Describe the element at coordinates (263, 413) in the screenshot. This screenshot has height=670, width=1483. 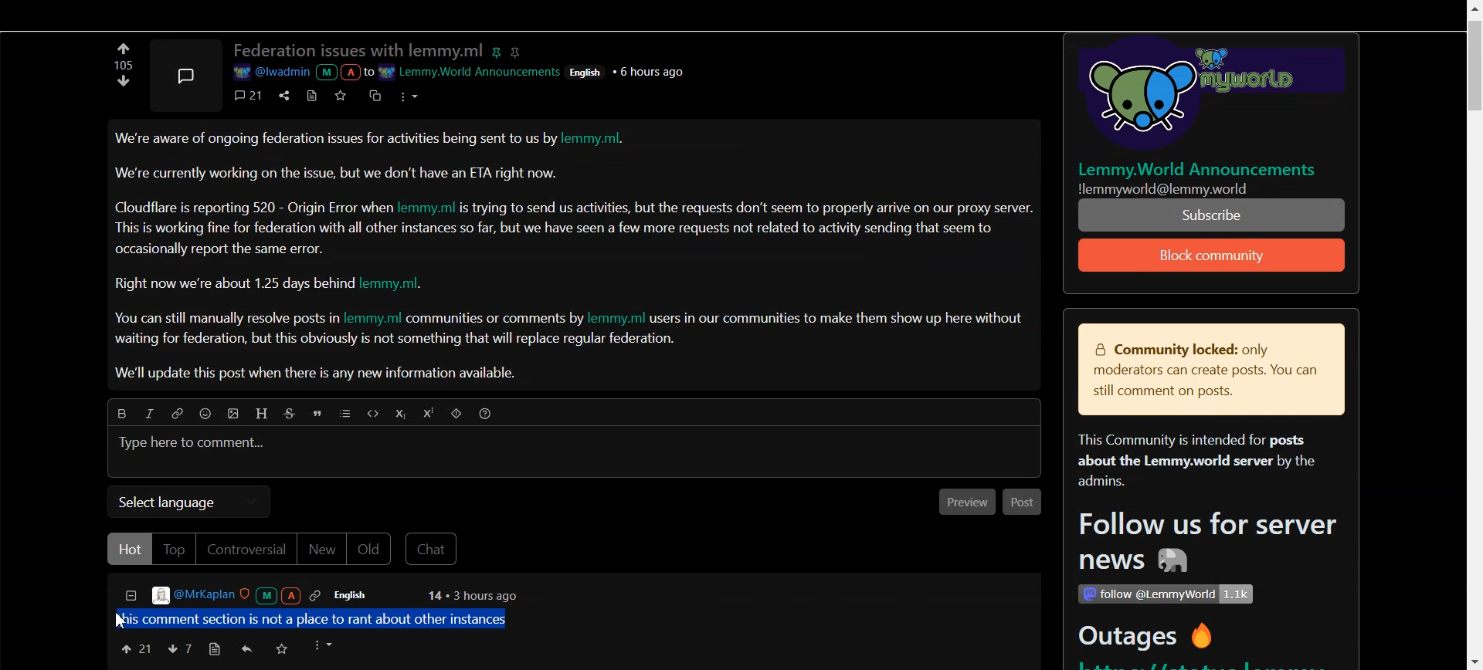
I see `Header` at that location.